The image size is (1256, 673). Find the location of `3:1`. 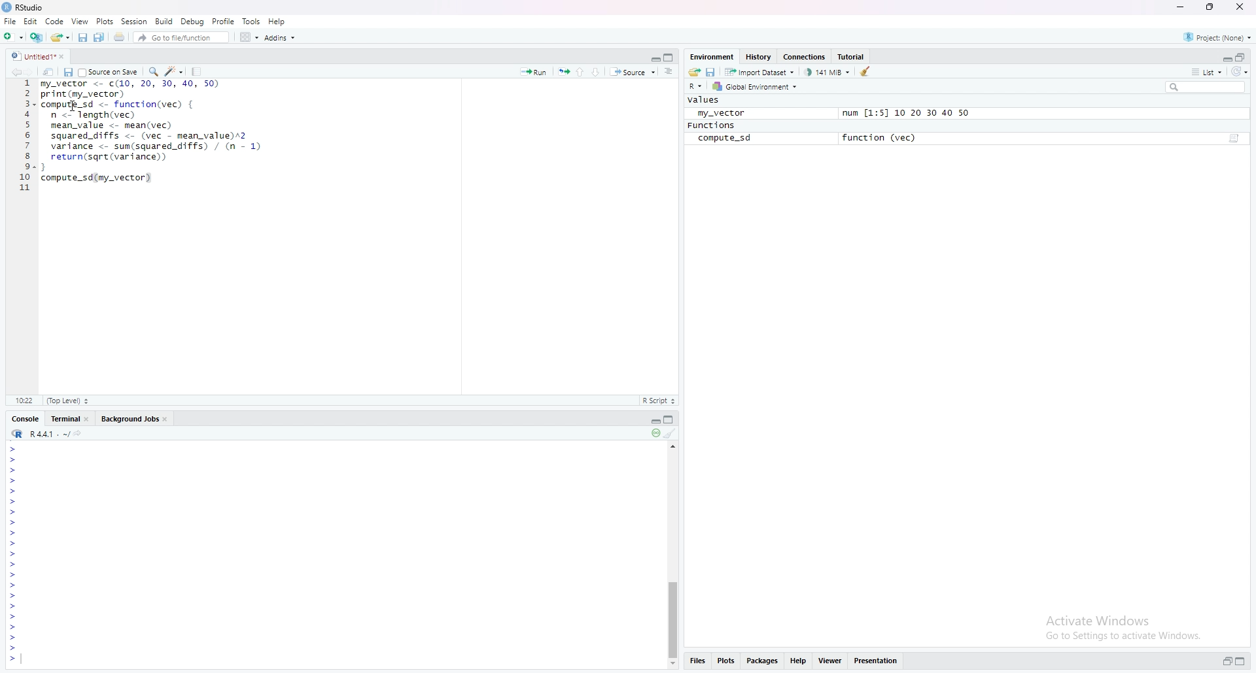

3:1 is located at coordinates (26, 400).